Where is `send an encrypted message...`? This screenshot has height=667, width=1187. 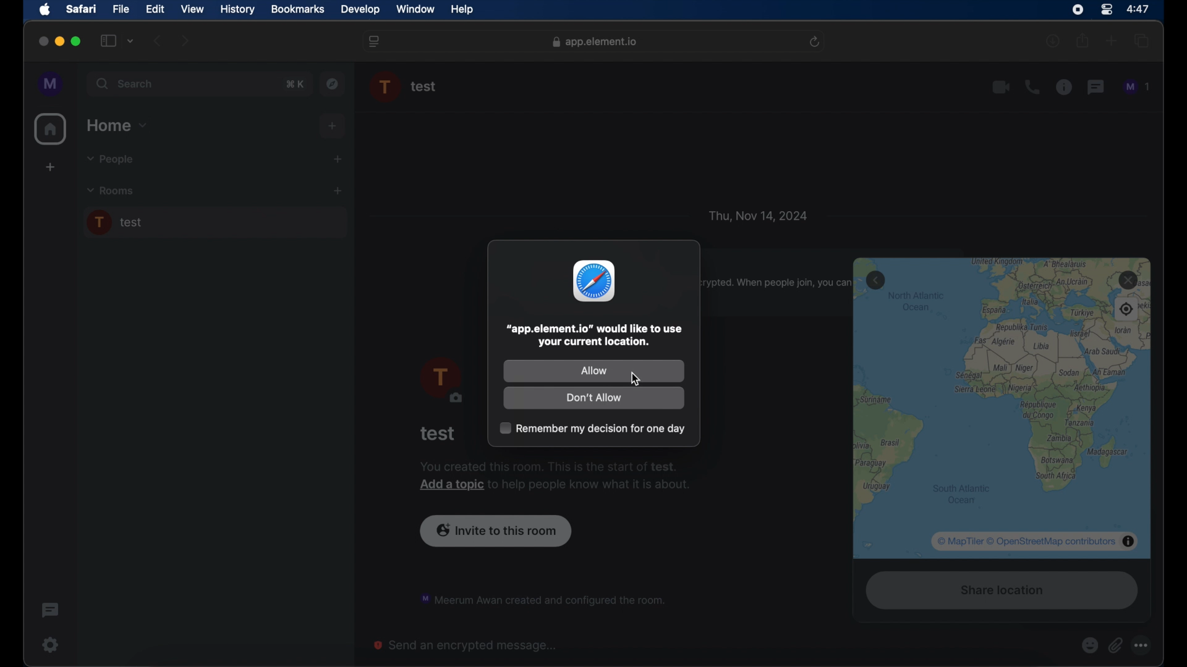
send an encrypted message... is located at coordinates (466, 645).